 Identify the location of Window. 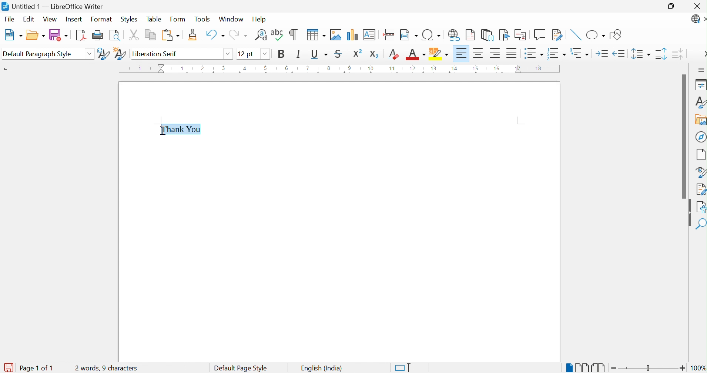
(231, 19).